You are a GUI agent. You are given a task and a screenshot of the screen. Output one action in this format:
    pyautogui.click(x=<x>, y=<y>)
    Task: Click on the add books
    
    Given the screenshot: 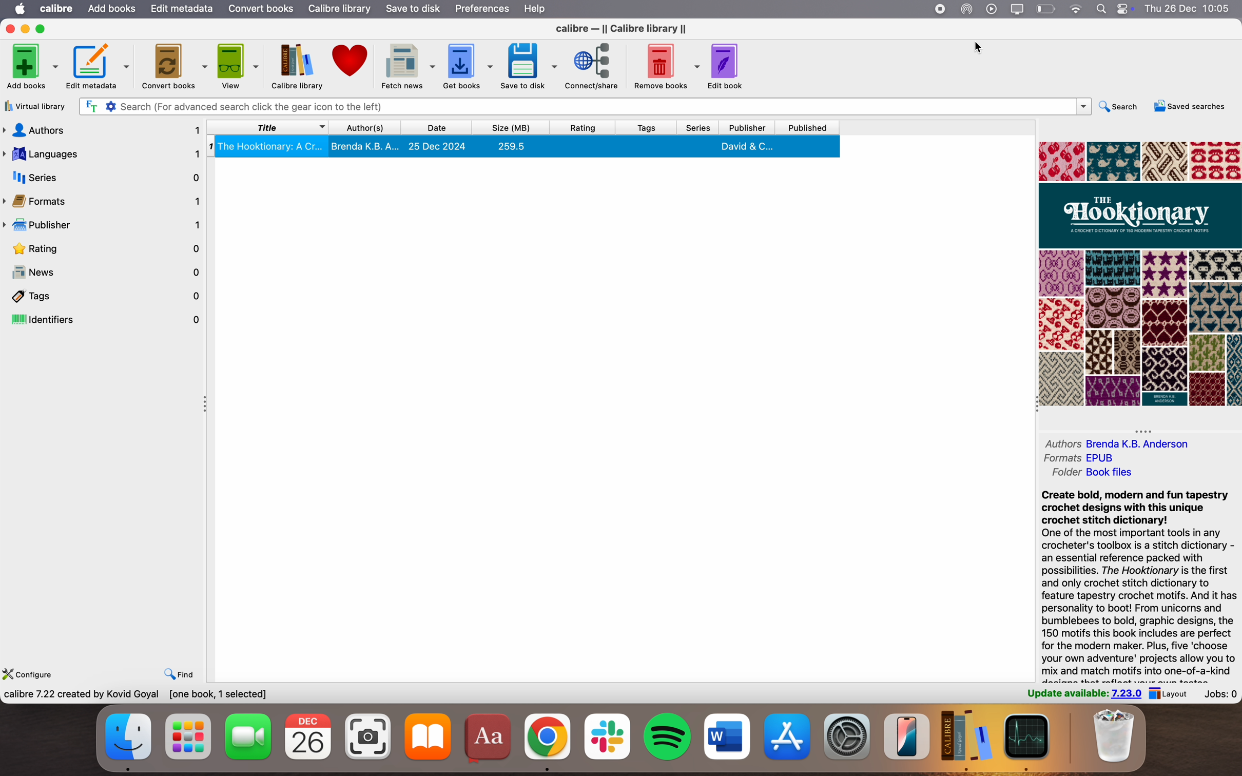 What is the action you would take?
    pyautogui.click(x=30, y=65)
    